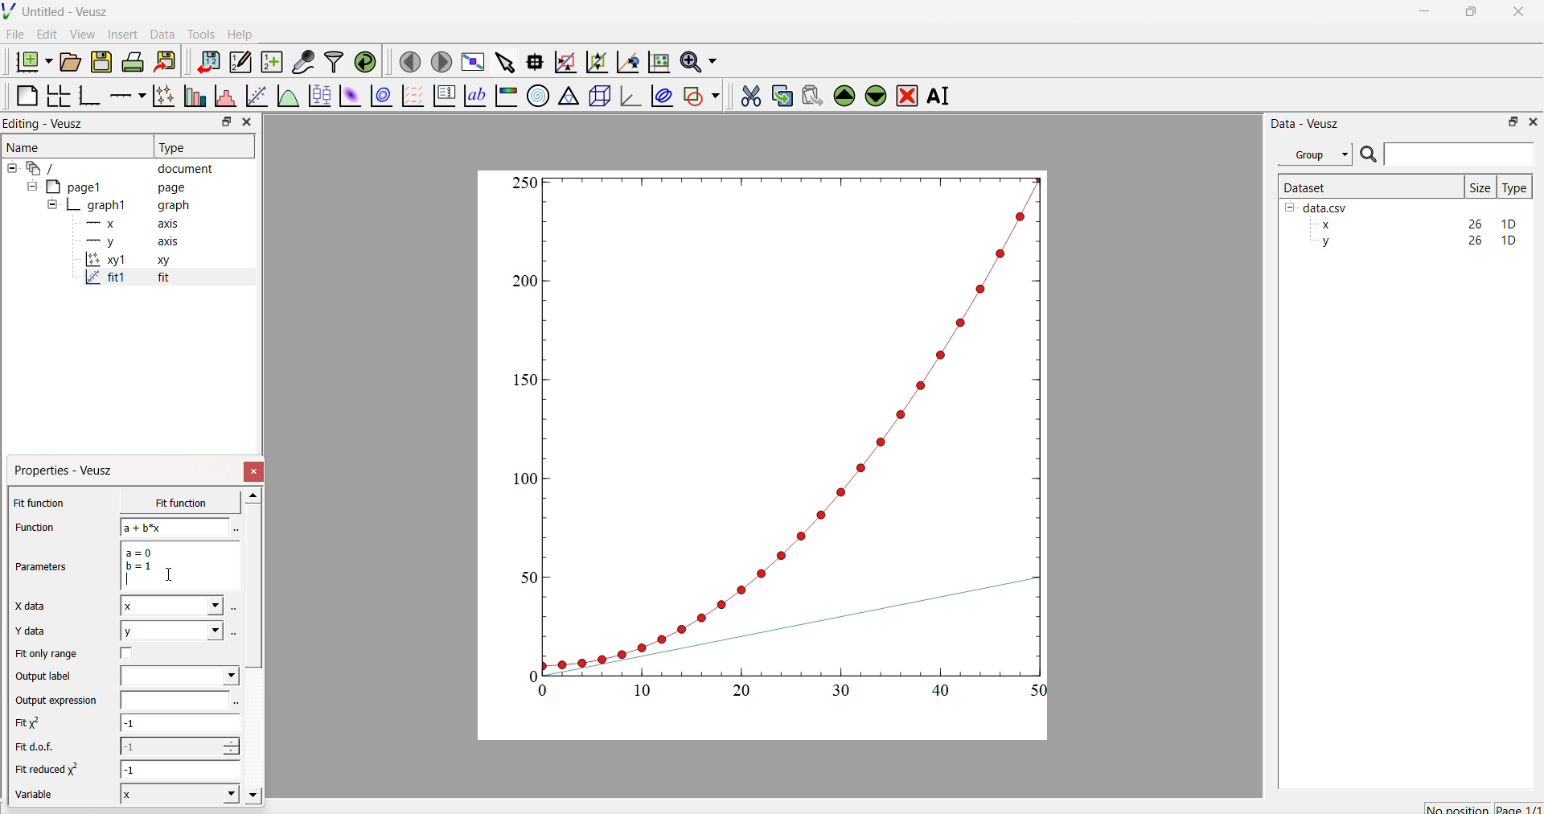  What do you see at coordinates (1415, 224) in the screenshot?
I see `x 26 1D` at bounding box center [1415, 224].